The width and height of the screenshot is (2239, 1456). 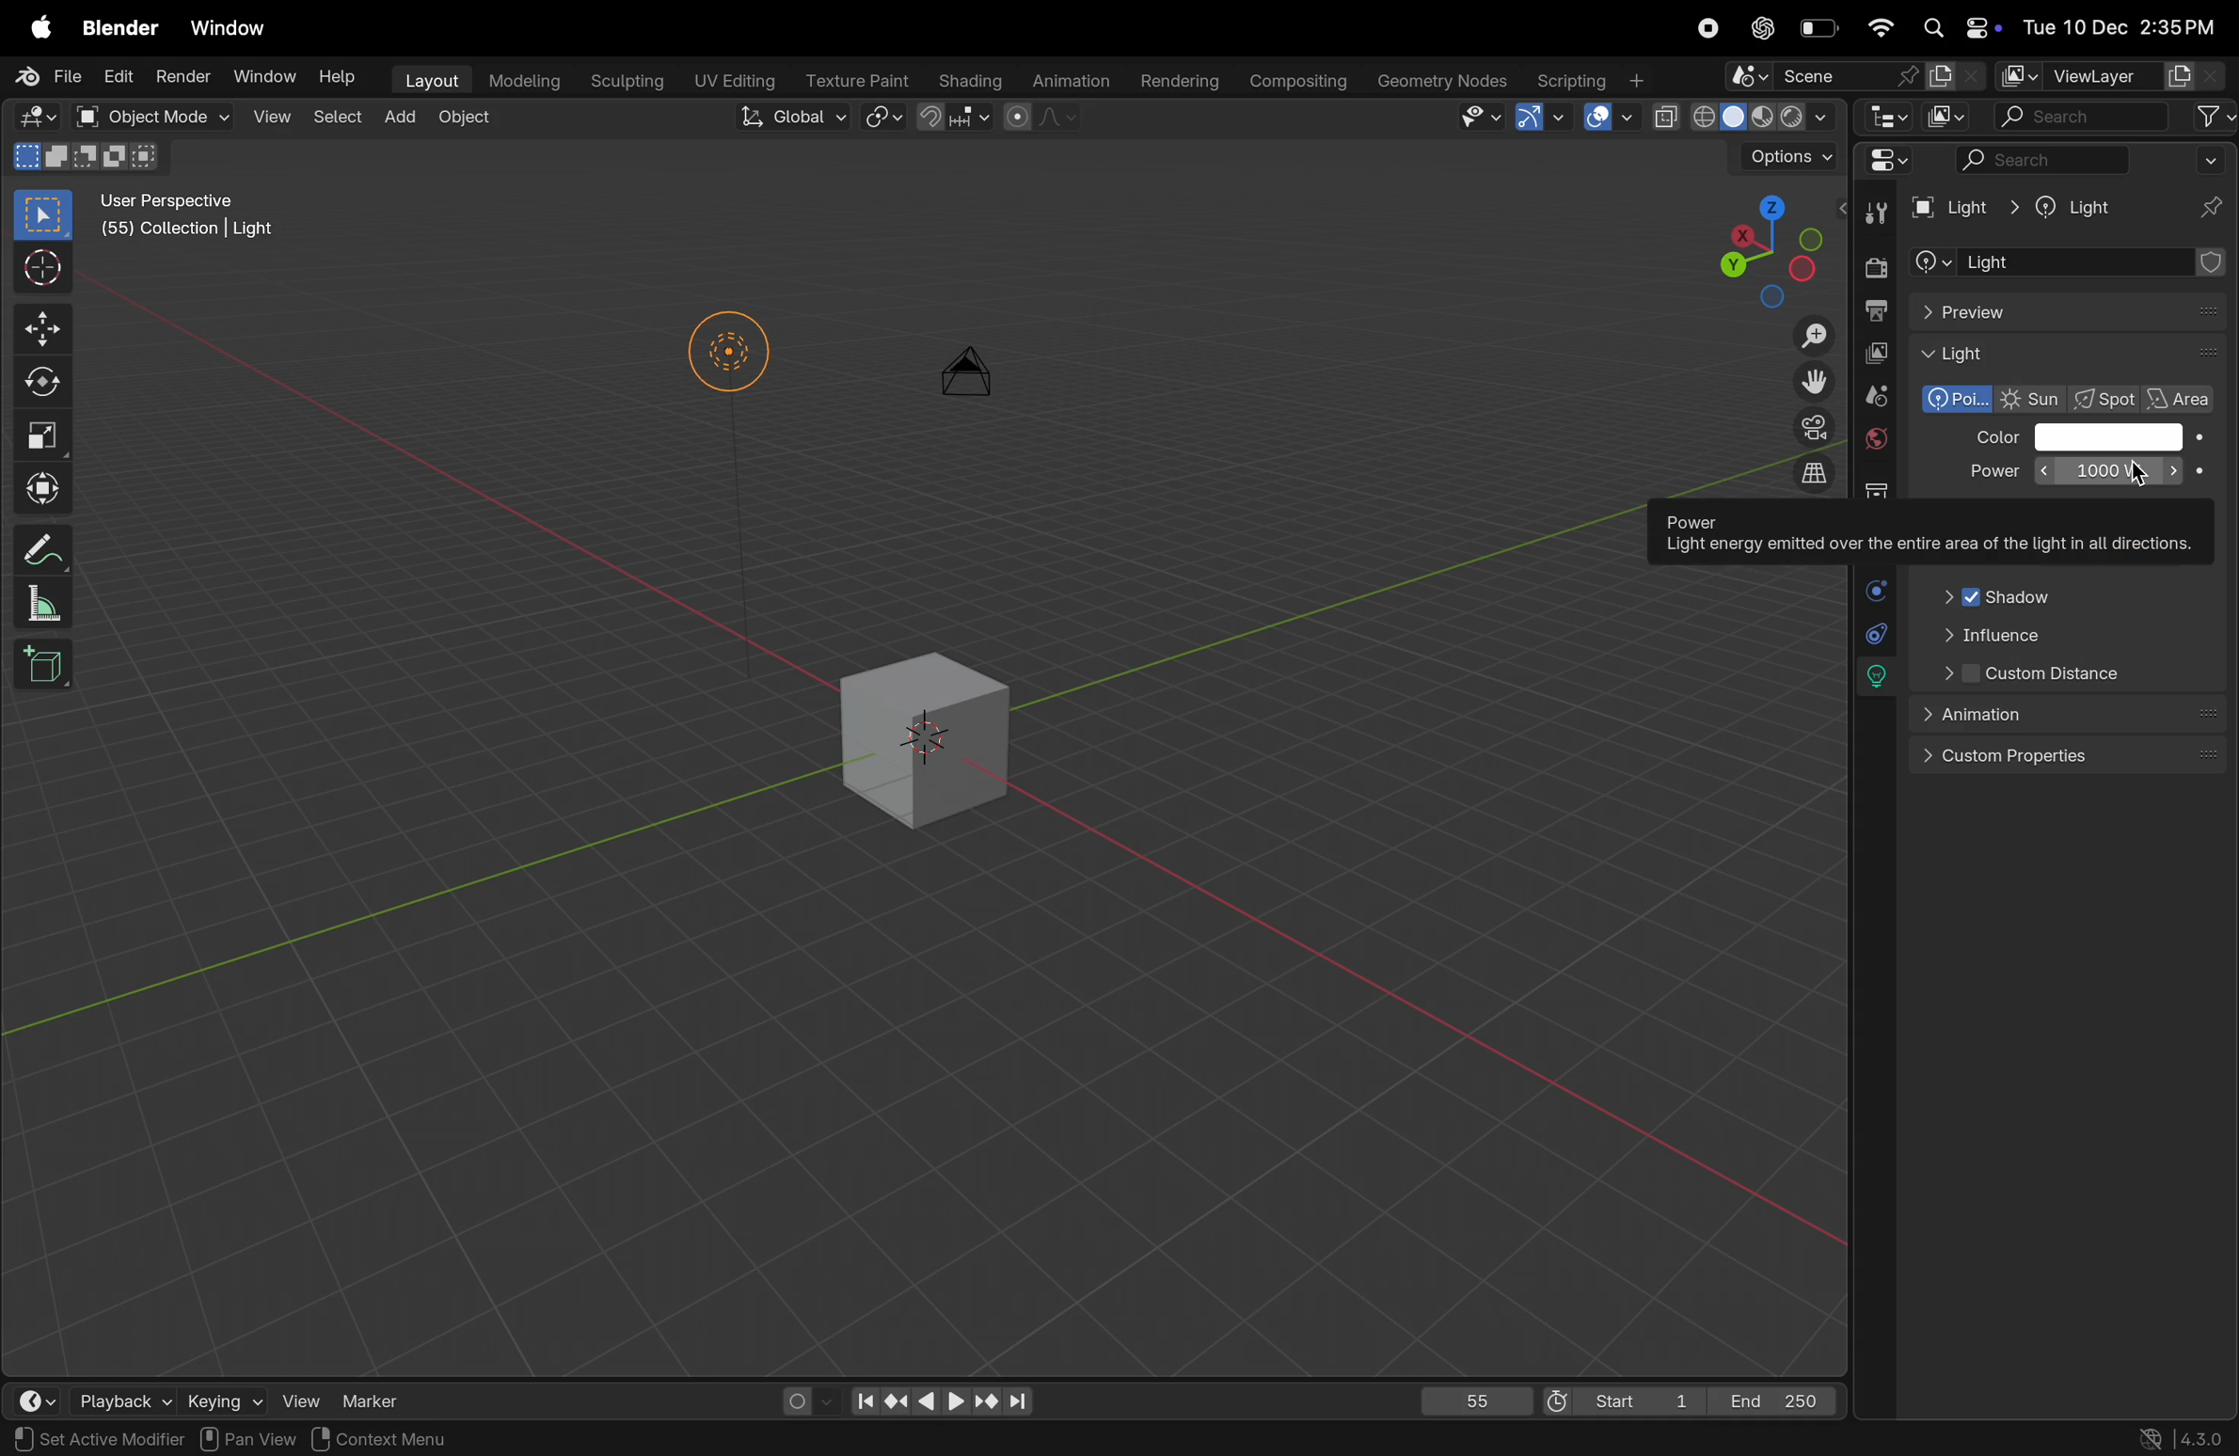 I want to click on world, so click(x=1877, y=441).